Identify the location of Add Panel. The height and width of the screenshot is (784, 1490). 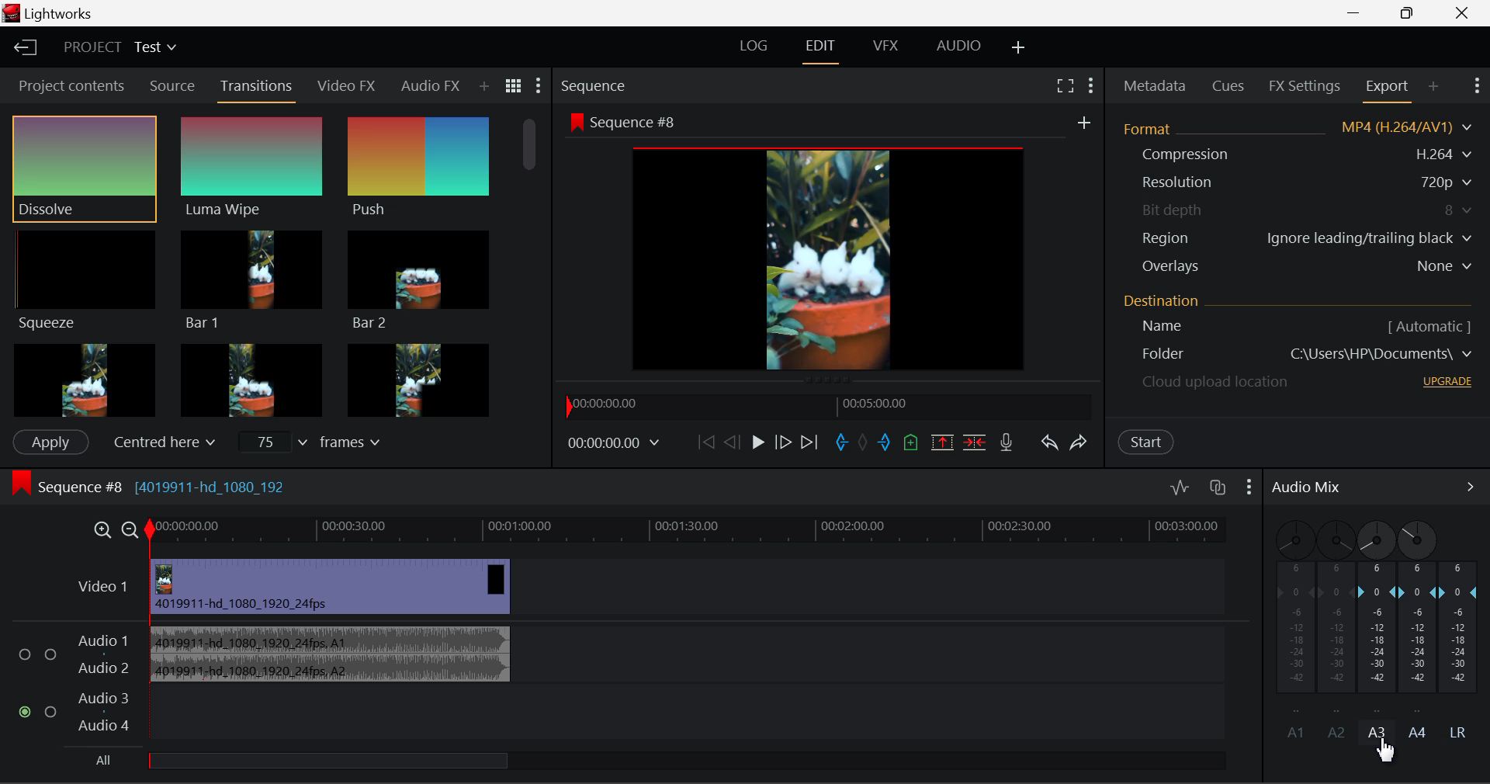
(1431, 85).